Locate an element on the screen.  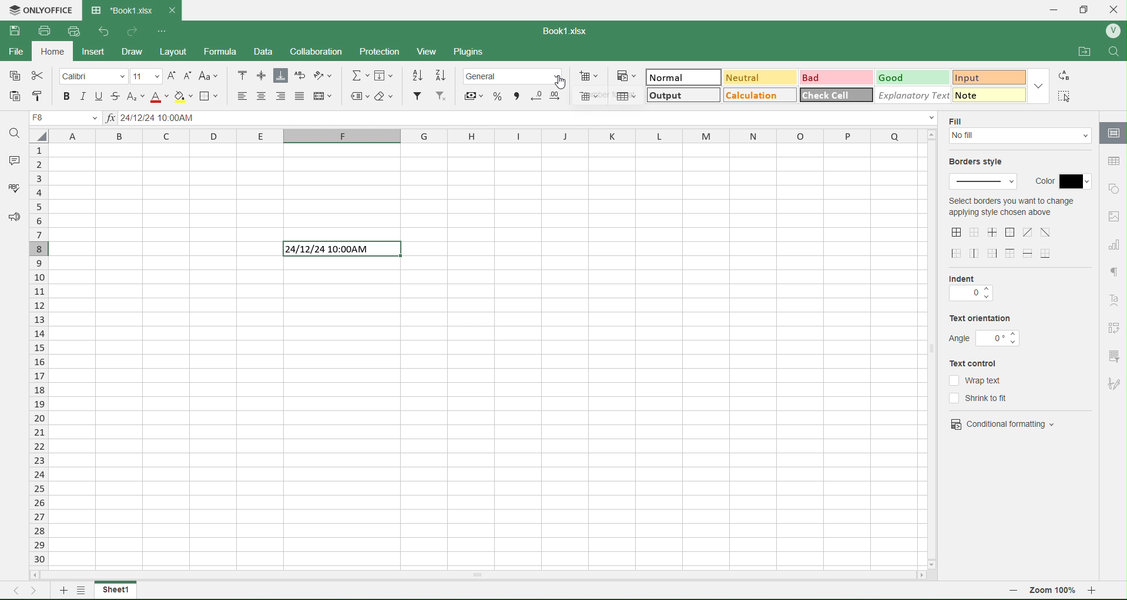
find is located at coordinates (1117, 51).